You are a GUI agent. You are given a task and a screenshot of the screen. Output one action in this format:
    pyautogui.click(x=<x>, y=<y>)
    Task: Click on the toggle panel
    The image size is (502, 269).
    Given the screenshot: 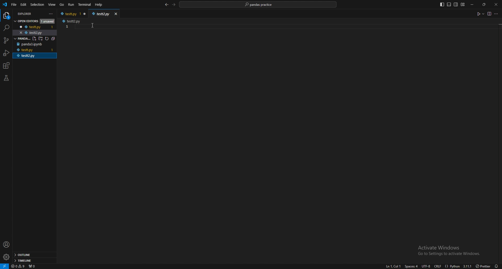 What is the action you would take?
    pyautogui.click(x=449, y=5)
    